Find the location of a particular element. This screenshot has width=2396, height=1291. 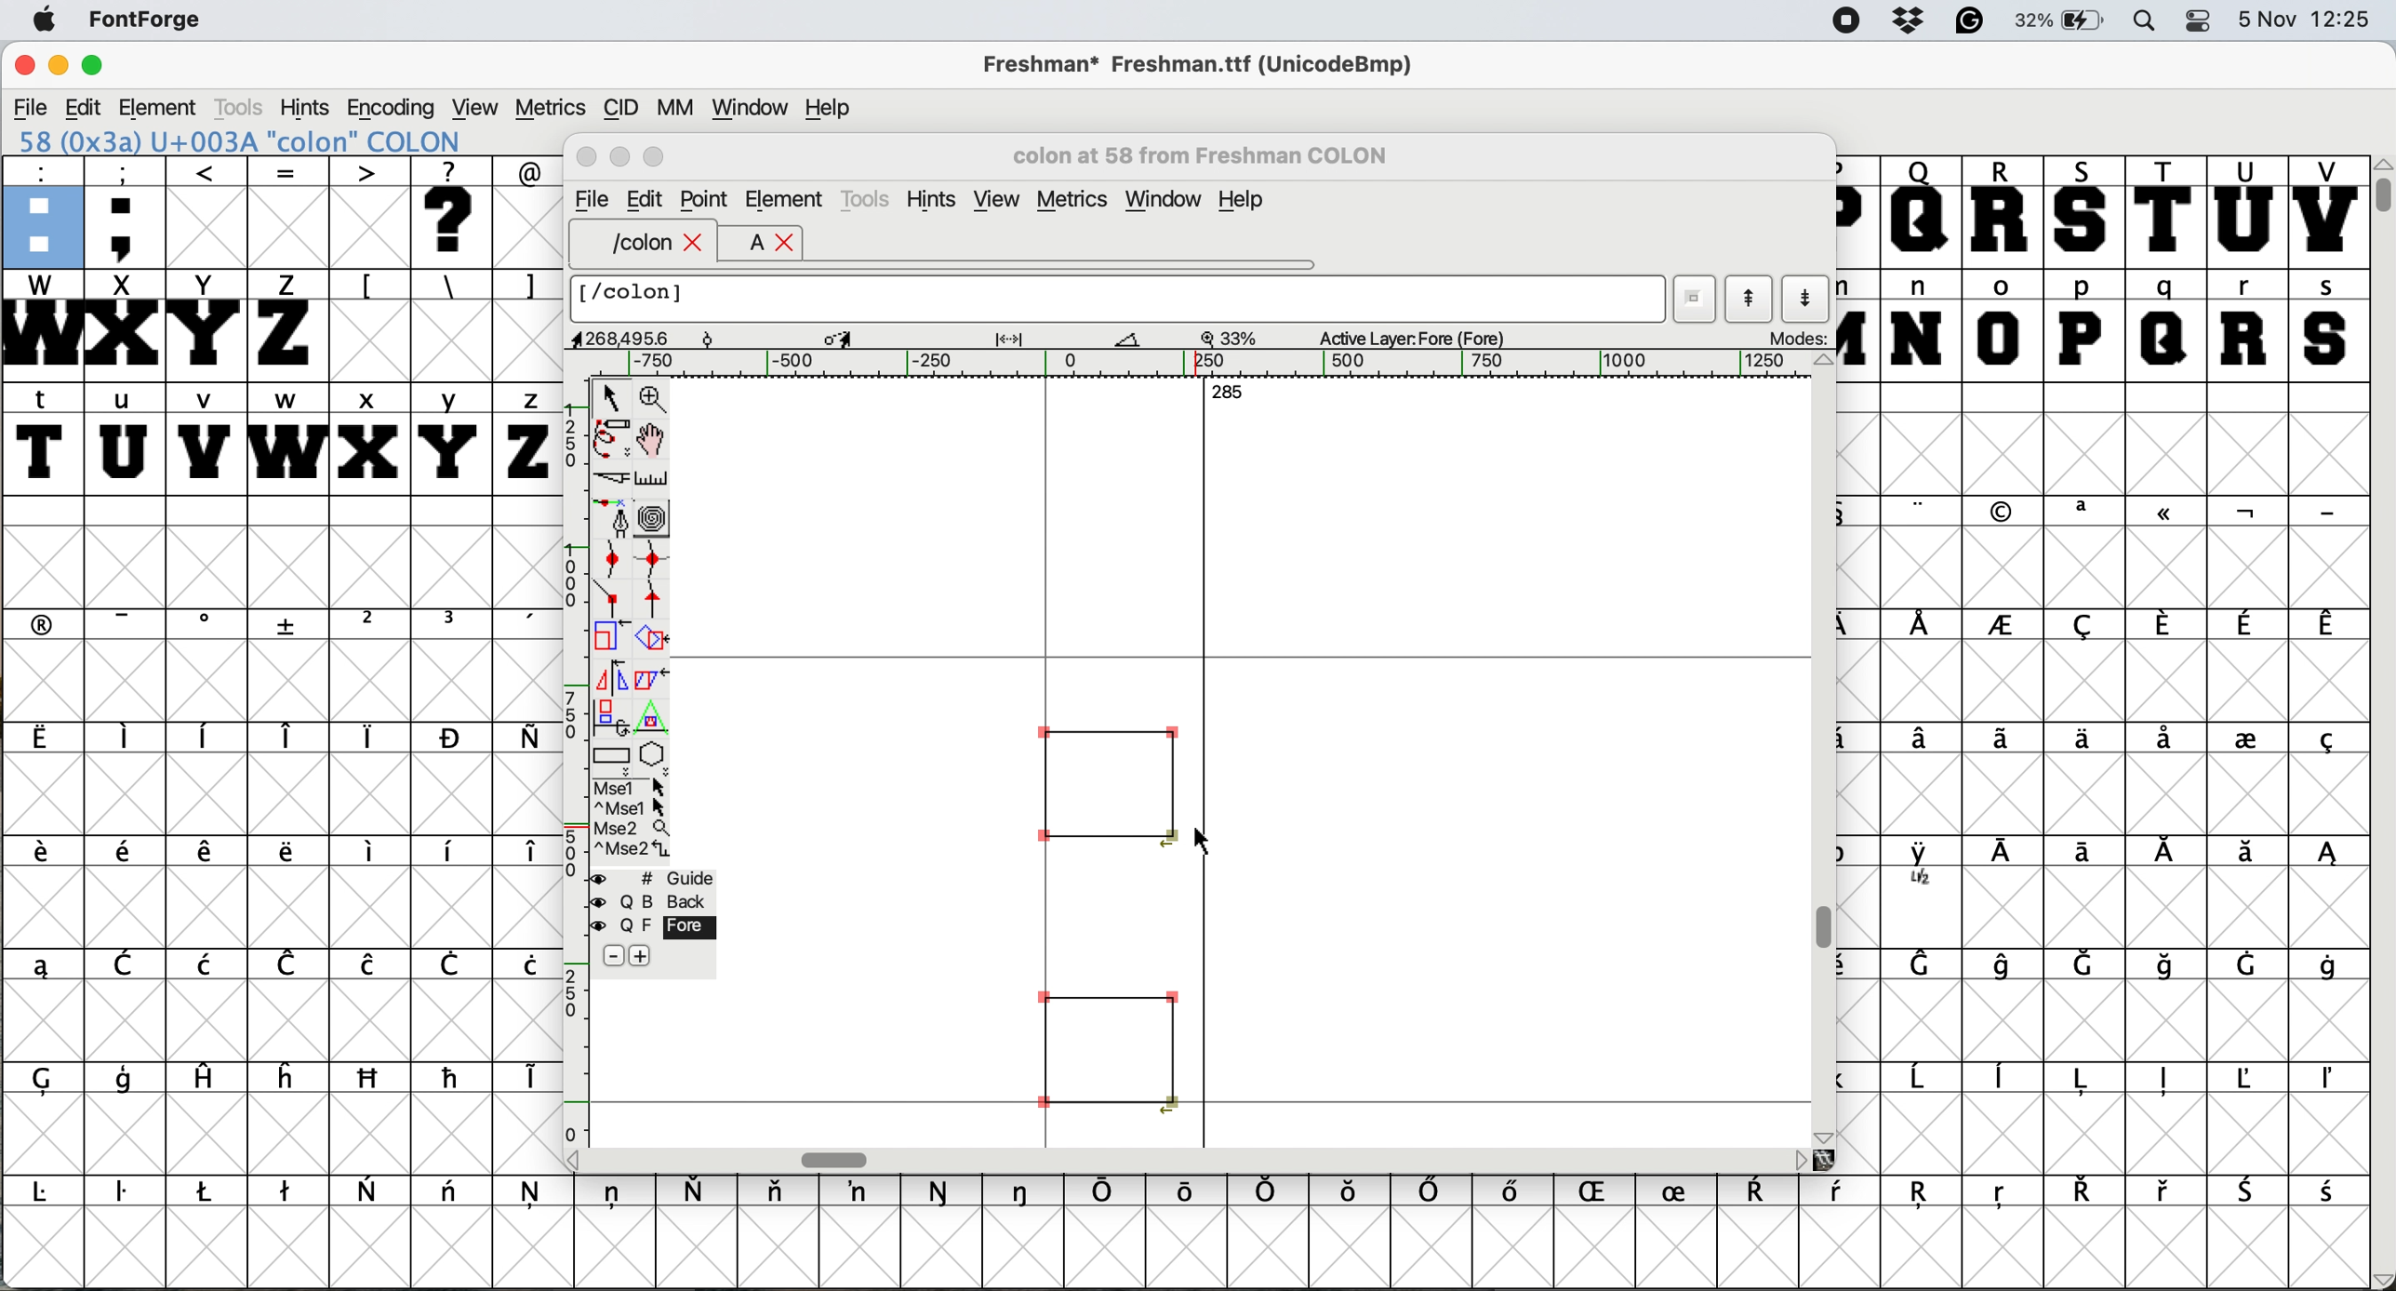

U is located at coordinates (2245, 212).